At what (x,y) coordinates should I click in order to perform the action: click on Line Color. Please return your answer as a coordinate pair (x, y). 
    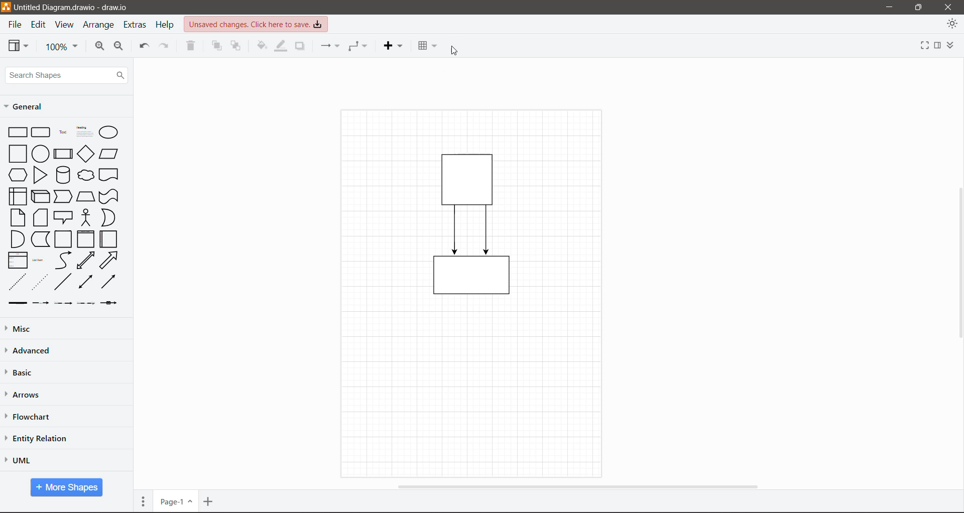
    Looking at the image, I should click on (279, 47).